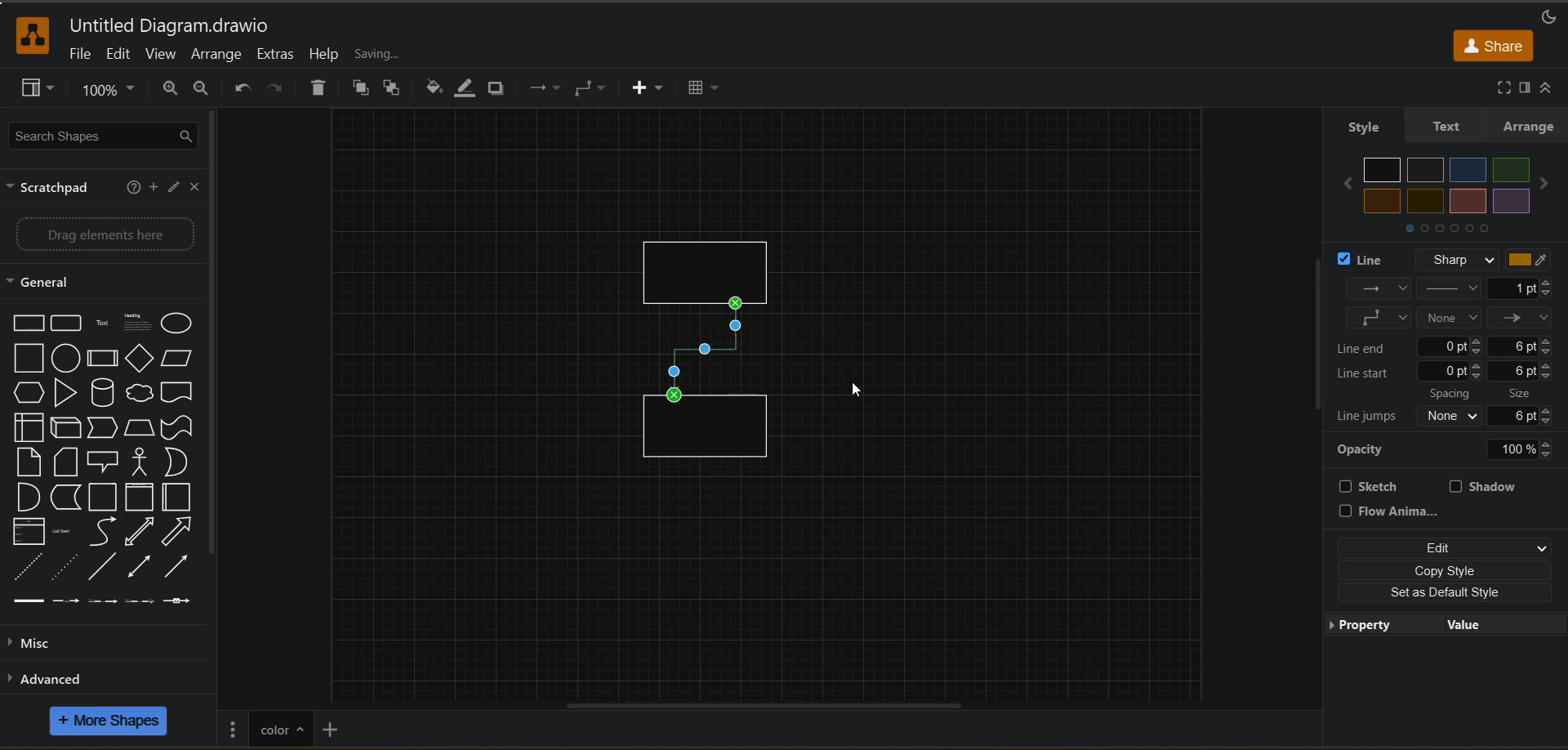 Image resolution: width=1568 pixels, height=750 pixels. I want to click on arrange, so click(216, 56).